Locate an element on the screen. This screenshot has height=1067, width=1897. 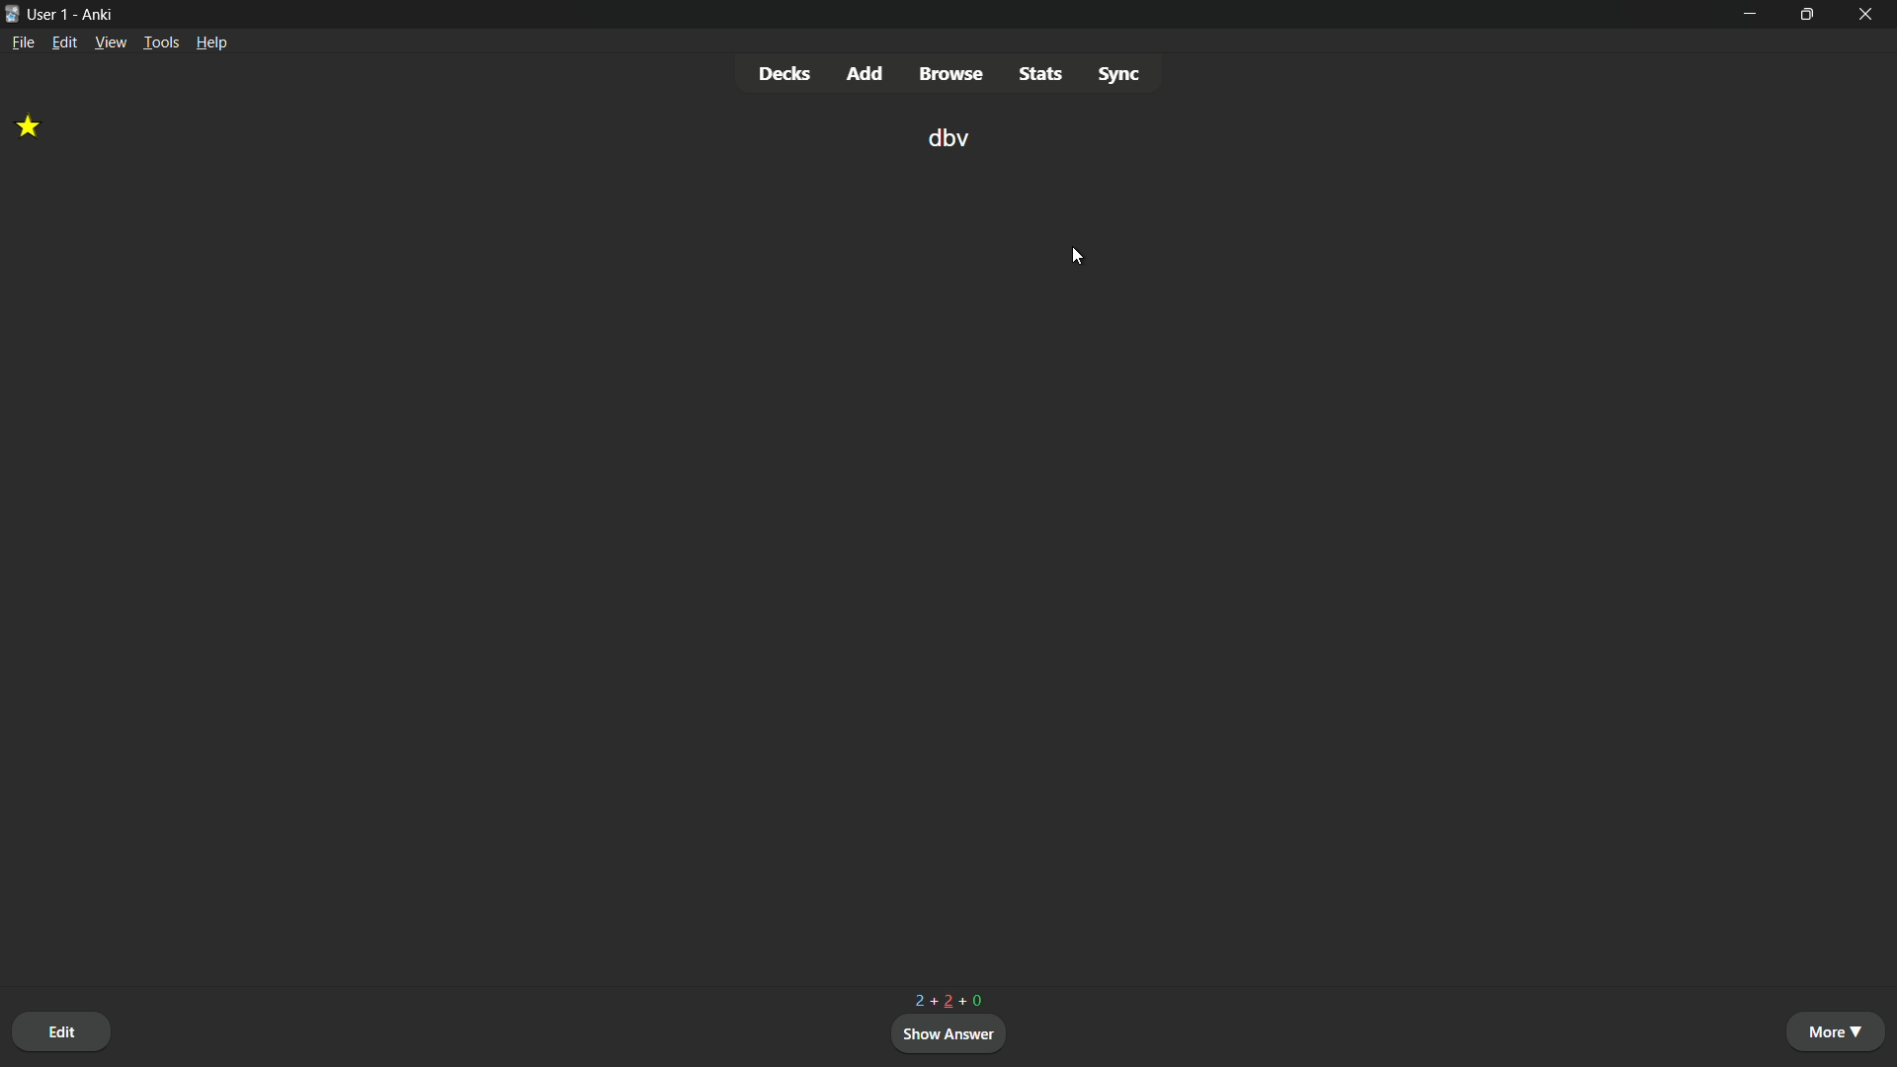
app name is located at coordinates (97, 16).